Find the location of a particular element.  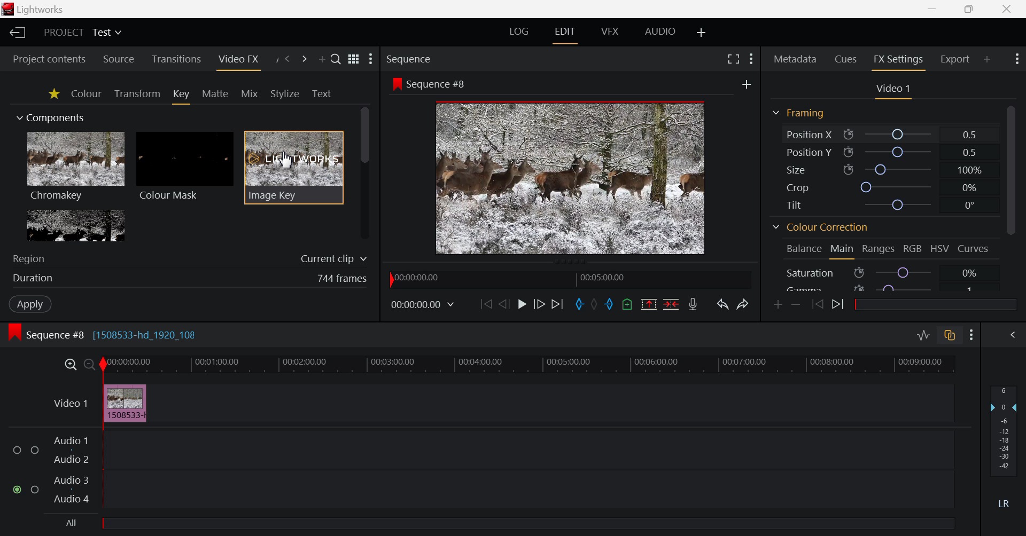

Next Panel is located at coordinates (304, 59).